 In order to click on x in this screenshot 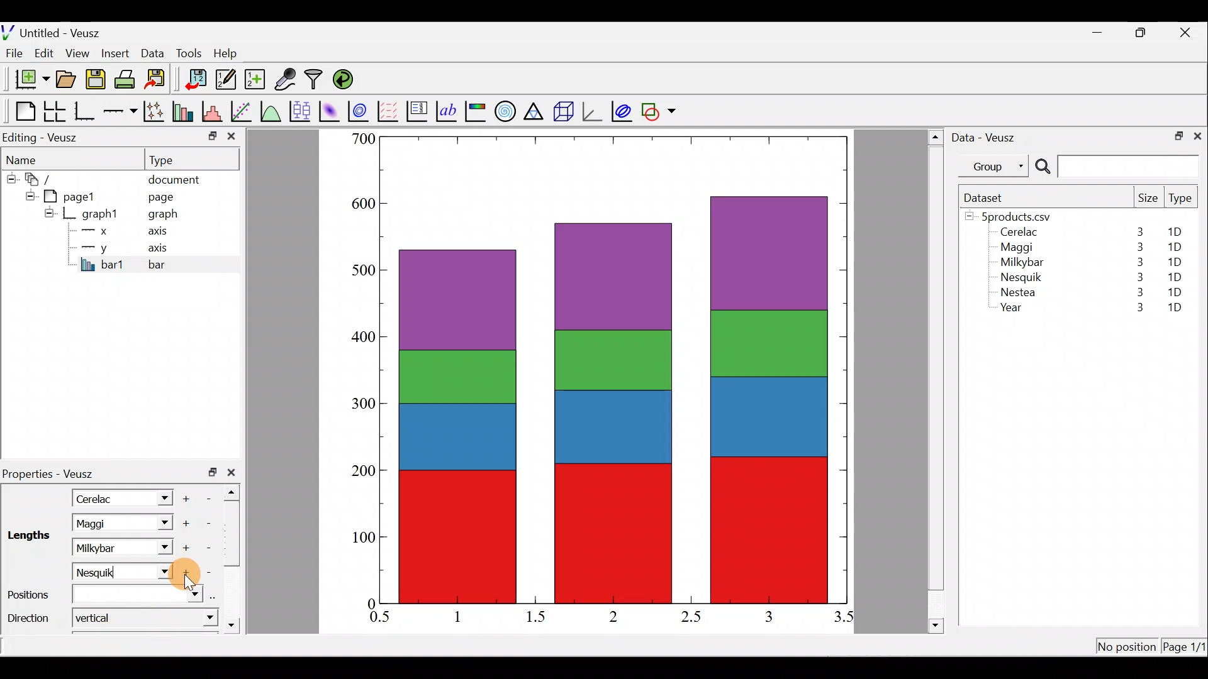, I will do `click(98, 231)`.